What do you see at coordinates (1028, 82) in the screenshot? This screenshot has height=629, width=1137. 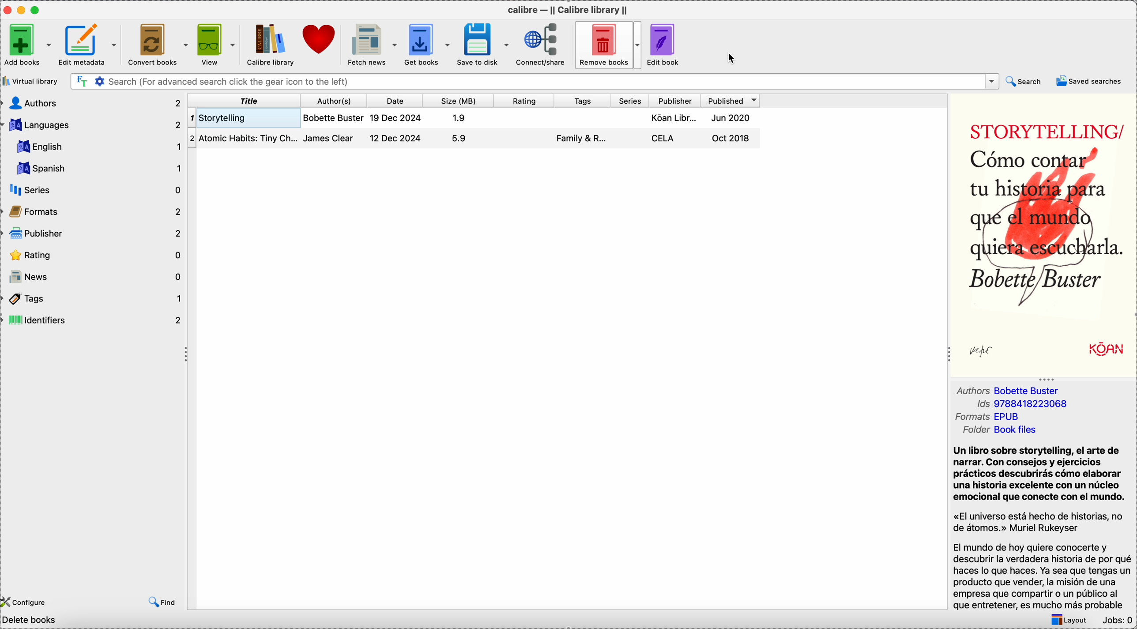 I see `search` at bounding box center [1028, 82].